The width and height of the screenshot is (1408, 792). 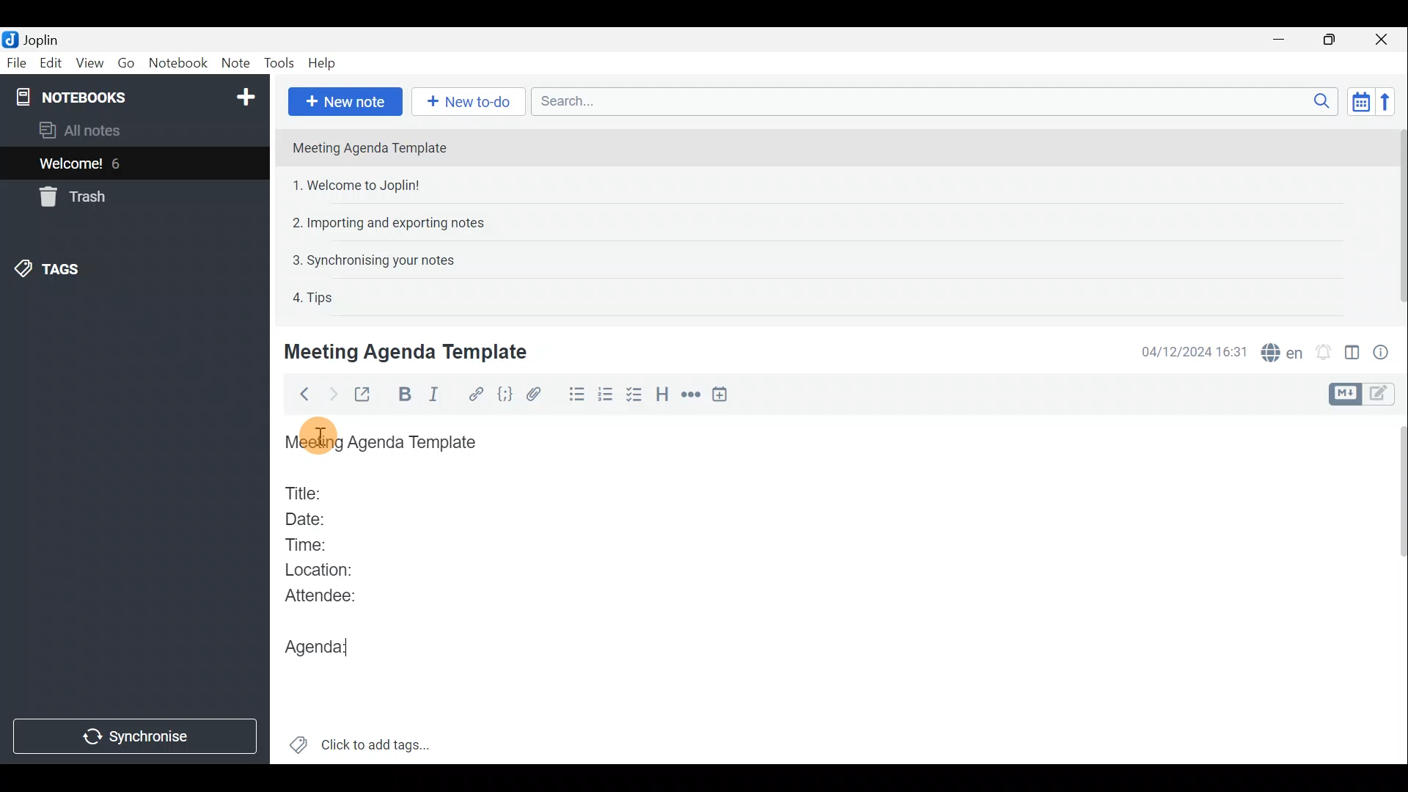 What do you see at coordinates (120, 164) in the screenshot?
I see `6` at bounding box center [120, 164].